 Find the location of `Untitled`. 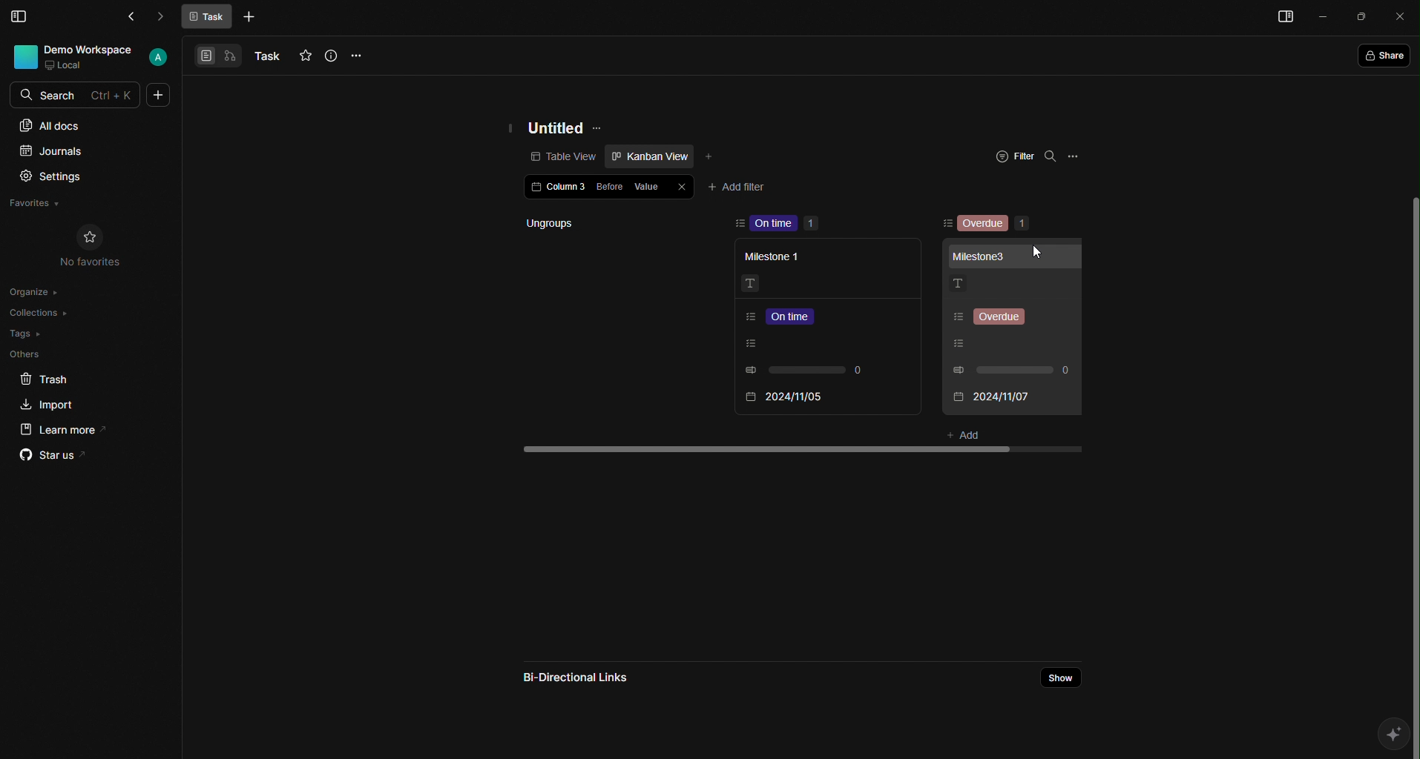

Untitled is located at coordinates (556, 125).